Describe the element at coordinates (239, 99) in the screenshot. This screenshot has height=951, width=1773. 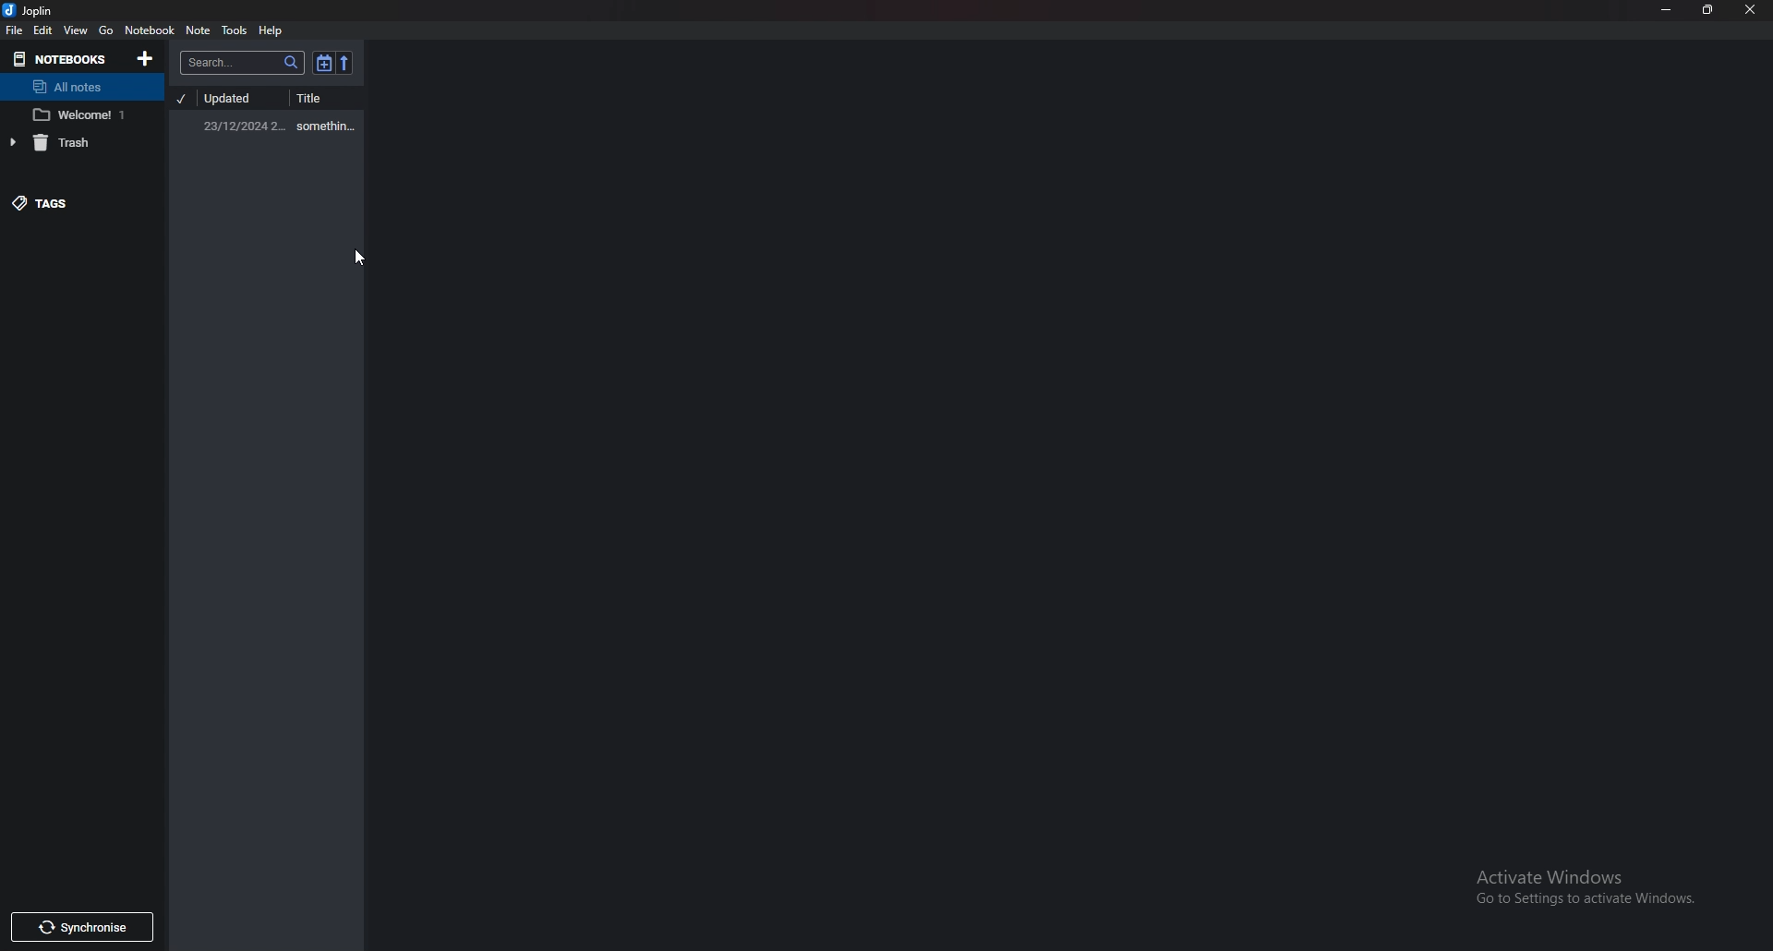
I see `Updated` at that location.